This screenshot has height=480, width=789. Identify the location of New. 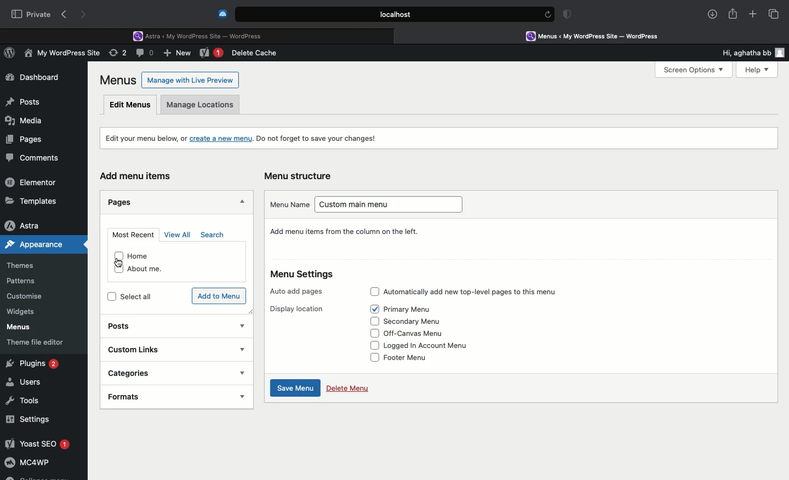
(179, 54).